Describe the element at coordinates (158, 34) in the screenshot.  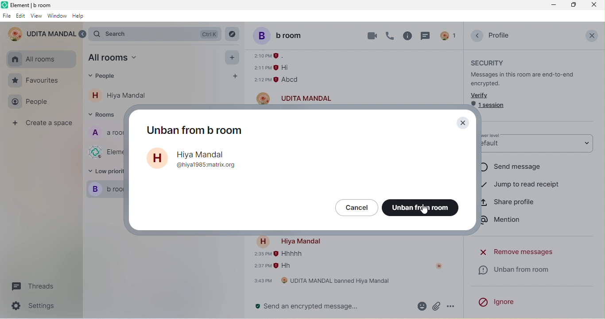
I see `search` at that location.